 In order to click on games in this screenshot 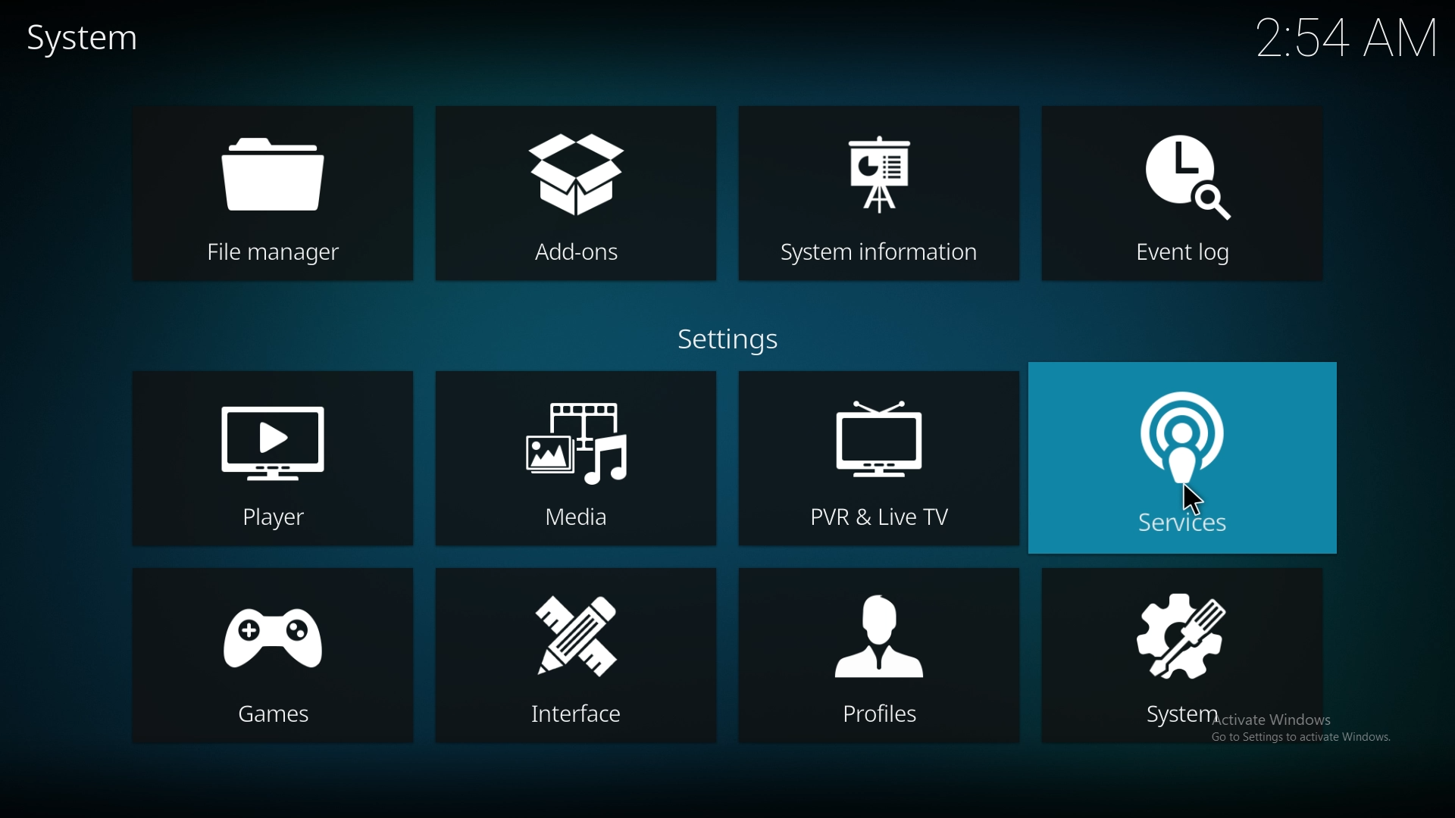, I will do `click(273, 654)`.